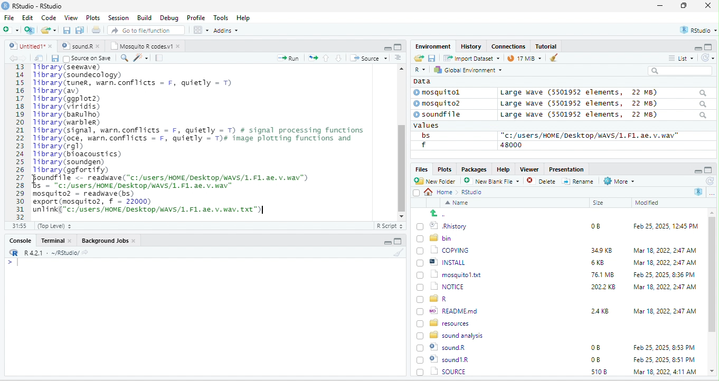 The image size is (719, 381). Describe the element at coordinates (443, 262) in the screenshot. I see `| @] INSTALL` at that location.